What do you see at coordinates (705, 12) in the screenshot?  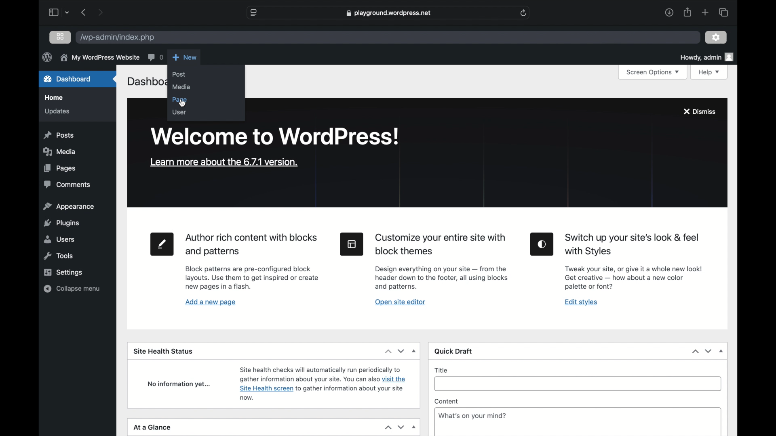 I see `new tab` at bounding box center [705, 12].